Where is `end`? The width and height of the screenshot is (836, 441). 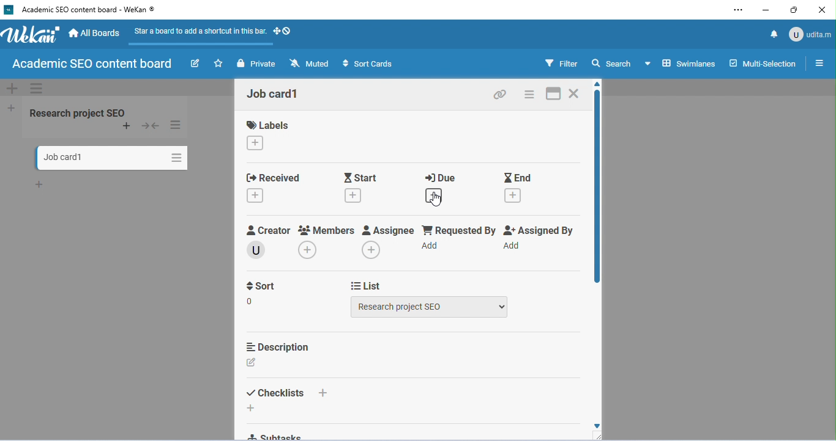
end is located at coordinates (518, 177).